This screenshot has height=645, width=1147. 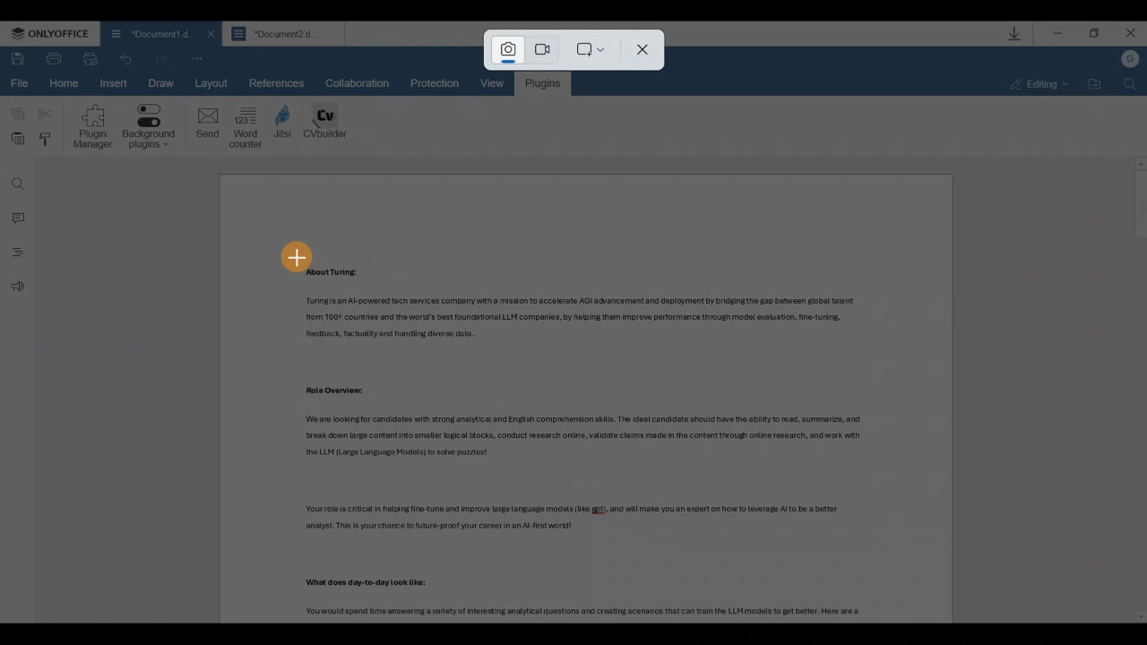 What do you see at coordinates (285, 36) in the screenshot?
I see `Document2 d...` at bounding box center [285, 36].